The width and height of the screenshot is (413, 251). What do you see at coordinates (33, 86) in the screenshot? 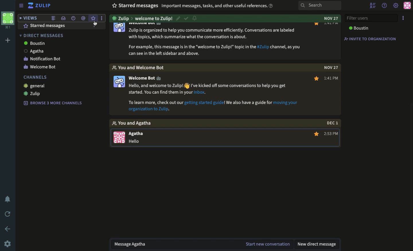
I see `general` at bounding box center [33, 86].